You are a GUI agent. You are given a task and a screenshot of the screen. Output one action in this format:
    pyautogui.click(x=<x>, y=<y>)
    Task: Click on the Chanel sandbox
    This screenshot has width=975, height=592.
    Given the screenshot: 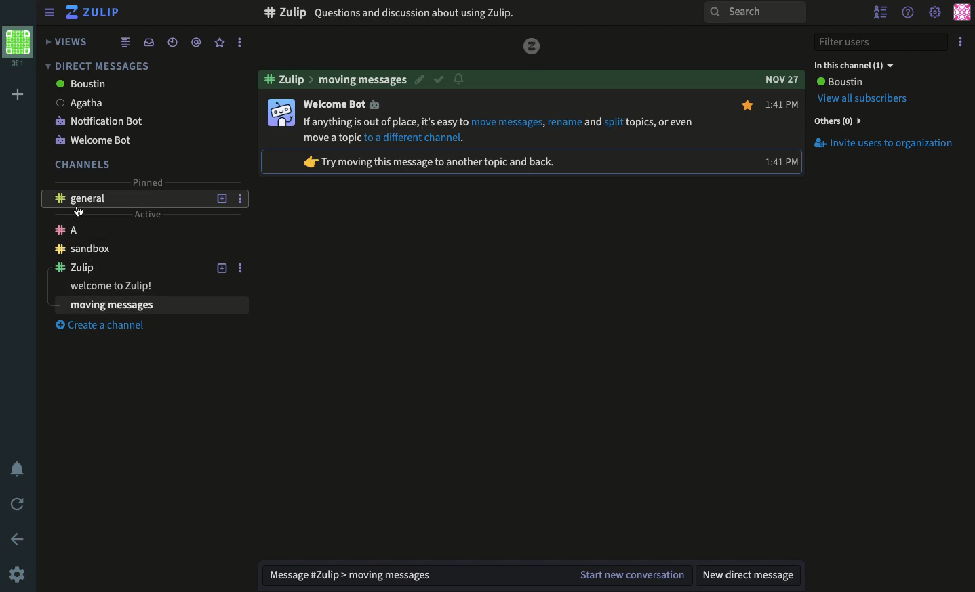 What is the action you would take?
    pyautogui.click(x=129, y=249)
    